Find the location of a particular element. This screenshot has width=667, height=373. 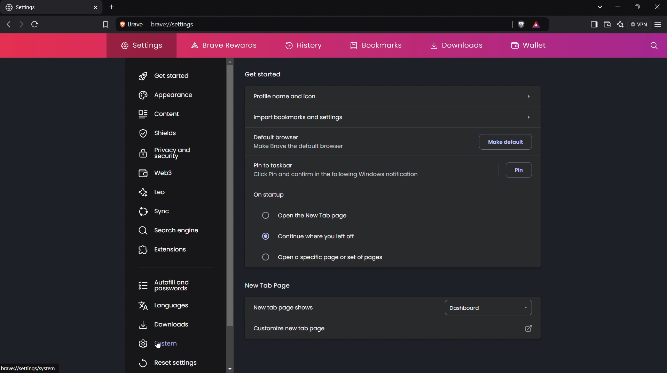

Get Started is located at coordinates (266, 74).